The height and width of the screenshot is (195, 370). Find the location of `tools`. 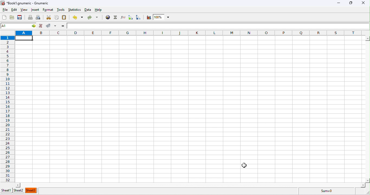

tools is located at coordinates (61, 10).